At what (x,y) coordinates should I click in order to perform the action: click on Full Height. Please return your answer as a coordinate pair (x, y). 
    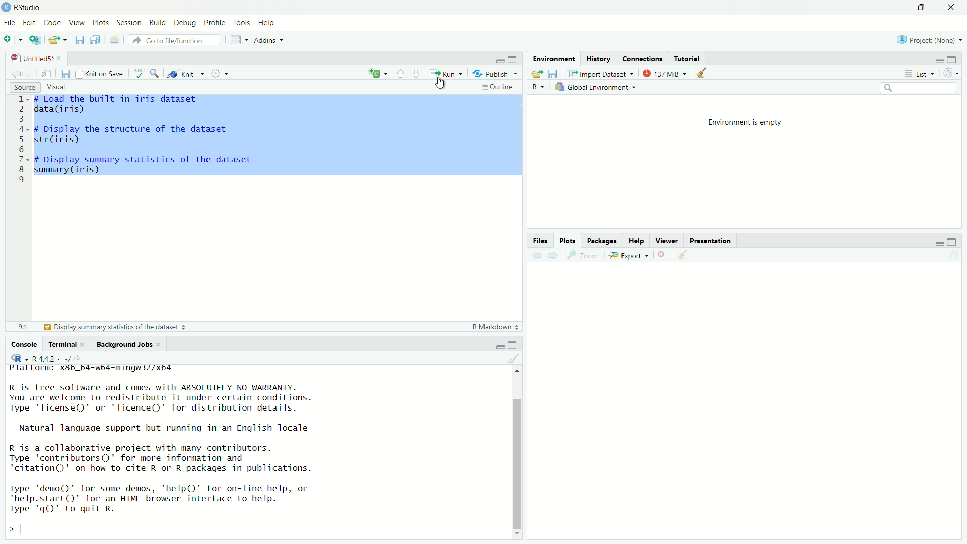
    Looking at the image, I should click on (514, 345).